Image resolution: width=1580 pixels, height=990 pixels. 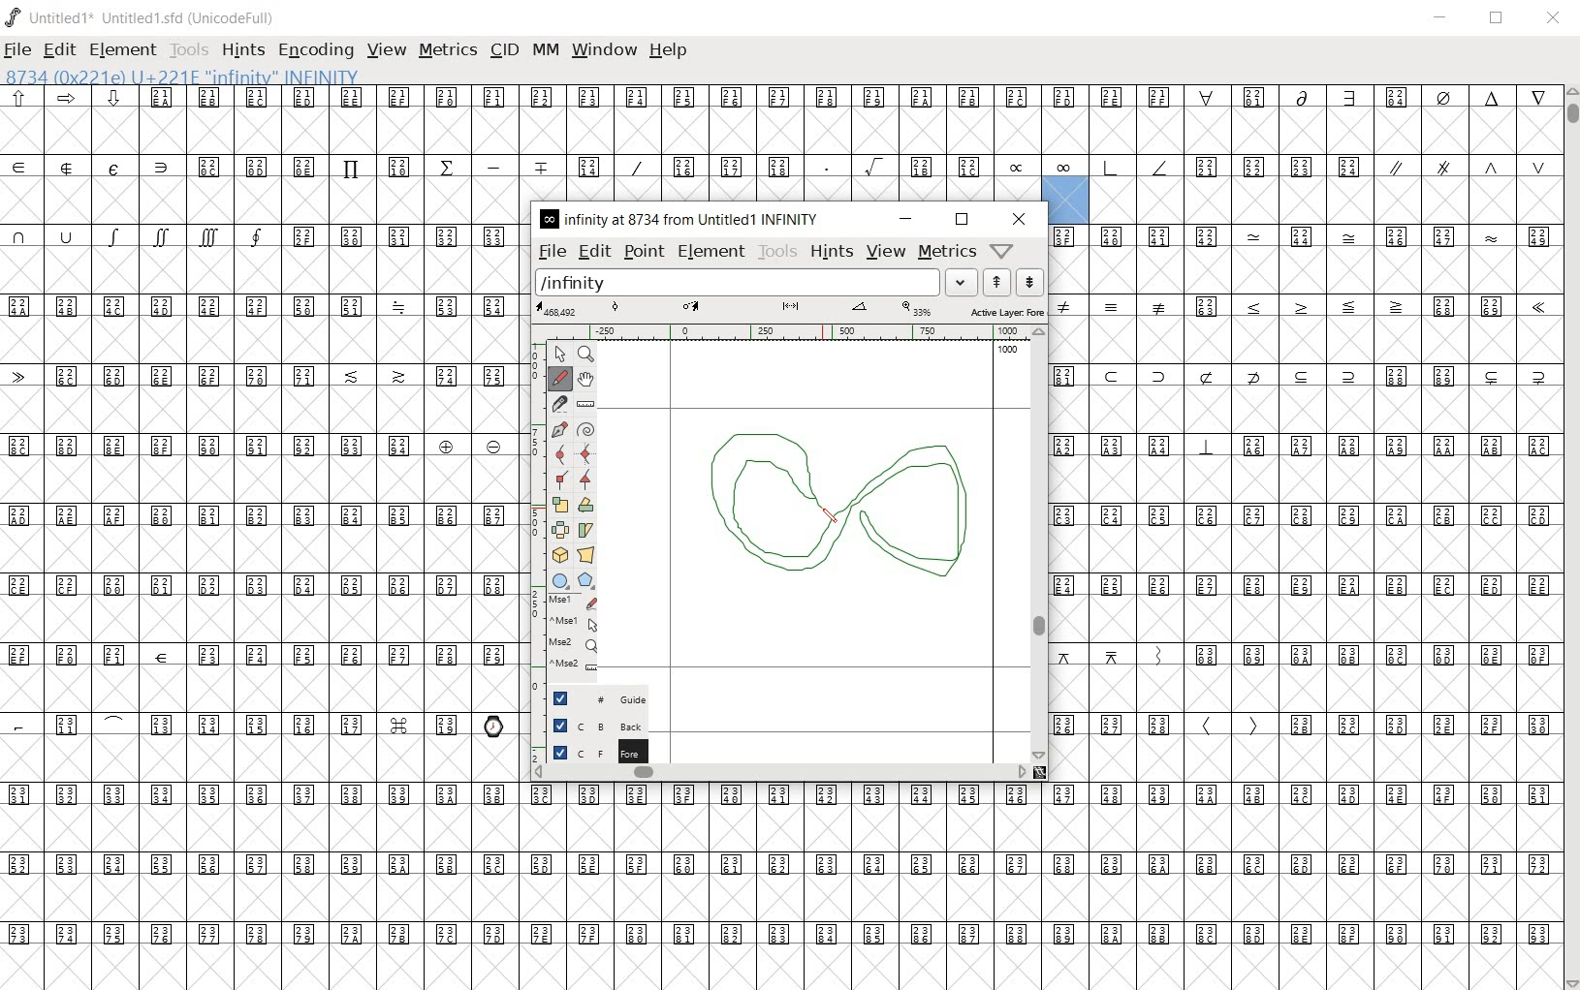 I want to click on sybols, so click(x=74, y=97).